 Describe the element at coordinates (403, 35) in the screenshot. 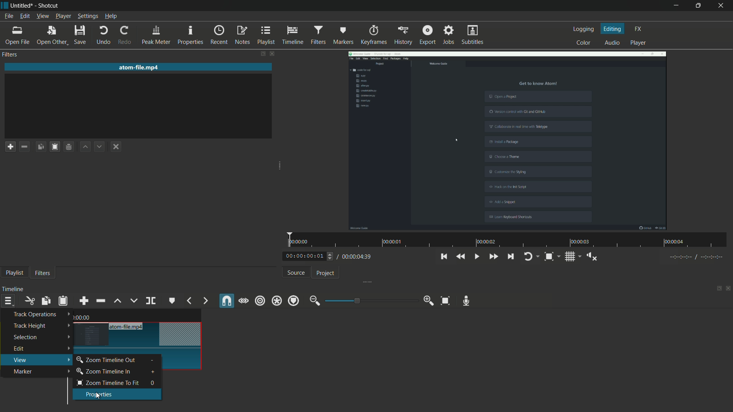

I see `history` at that location.